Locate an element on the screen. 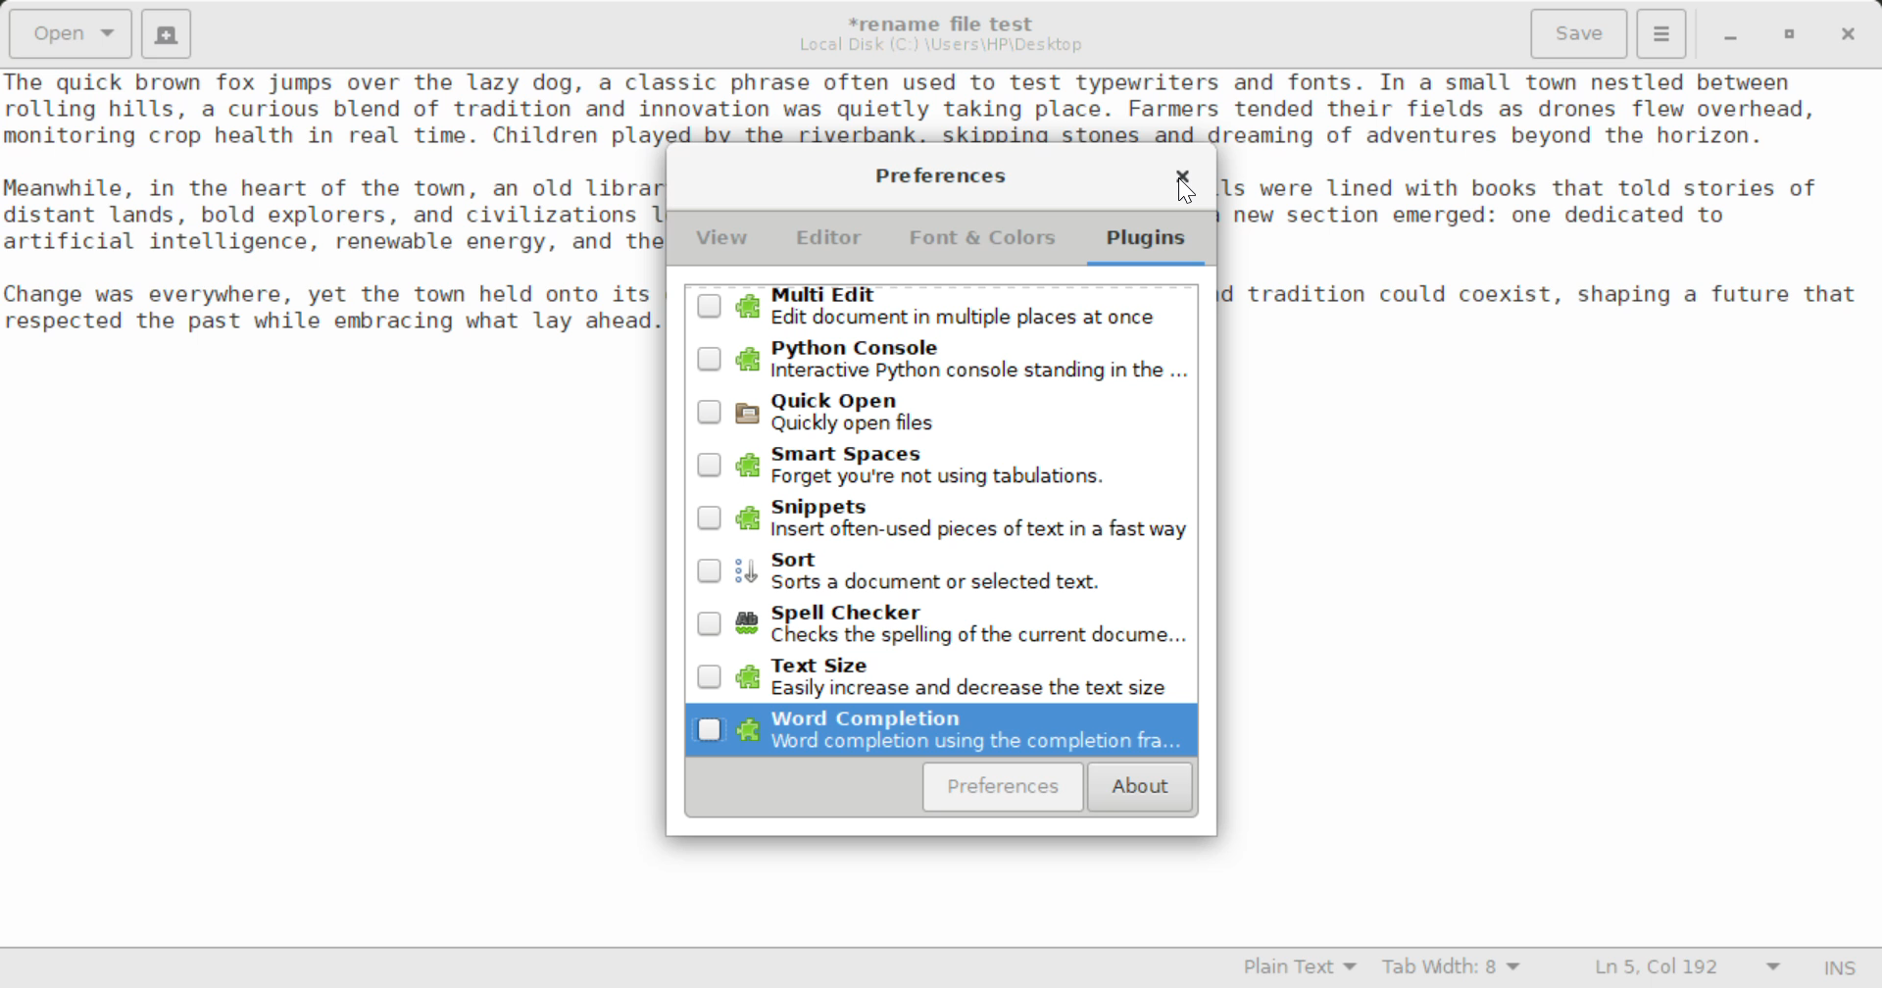  Cursor on Close Window Button is located at coordinates (1188, 183).